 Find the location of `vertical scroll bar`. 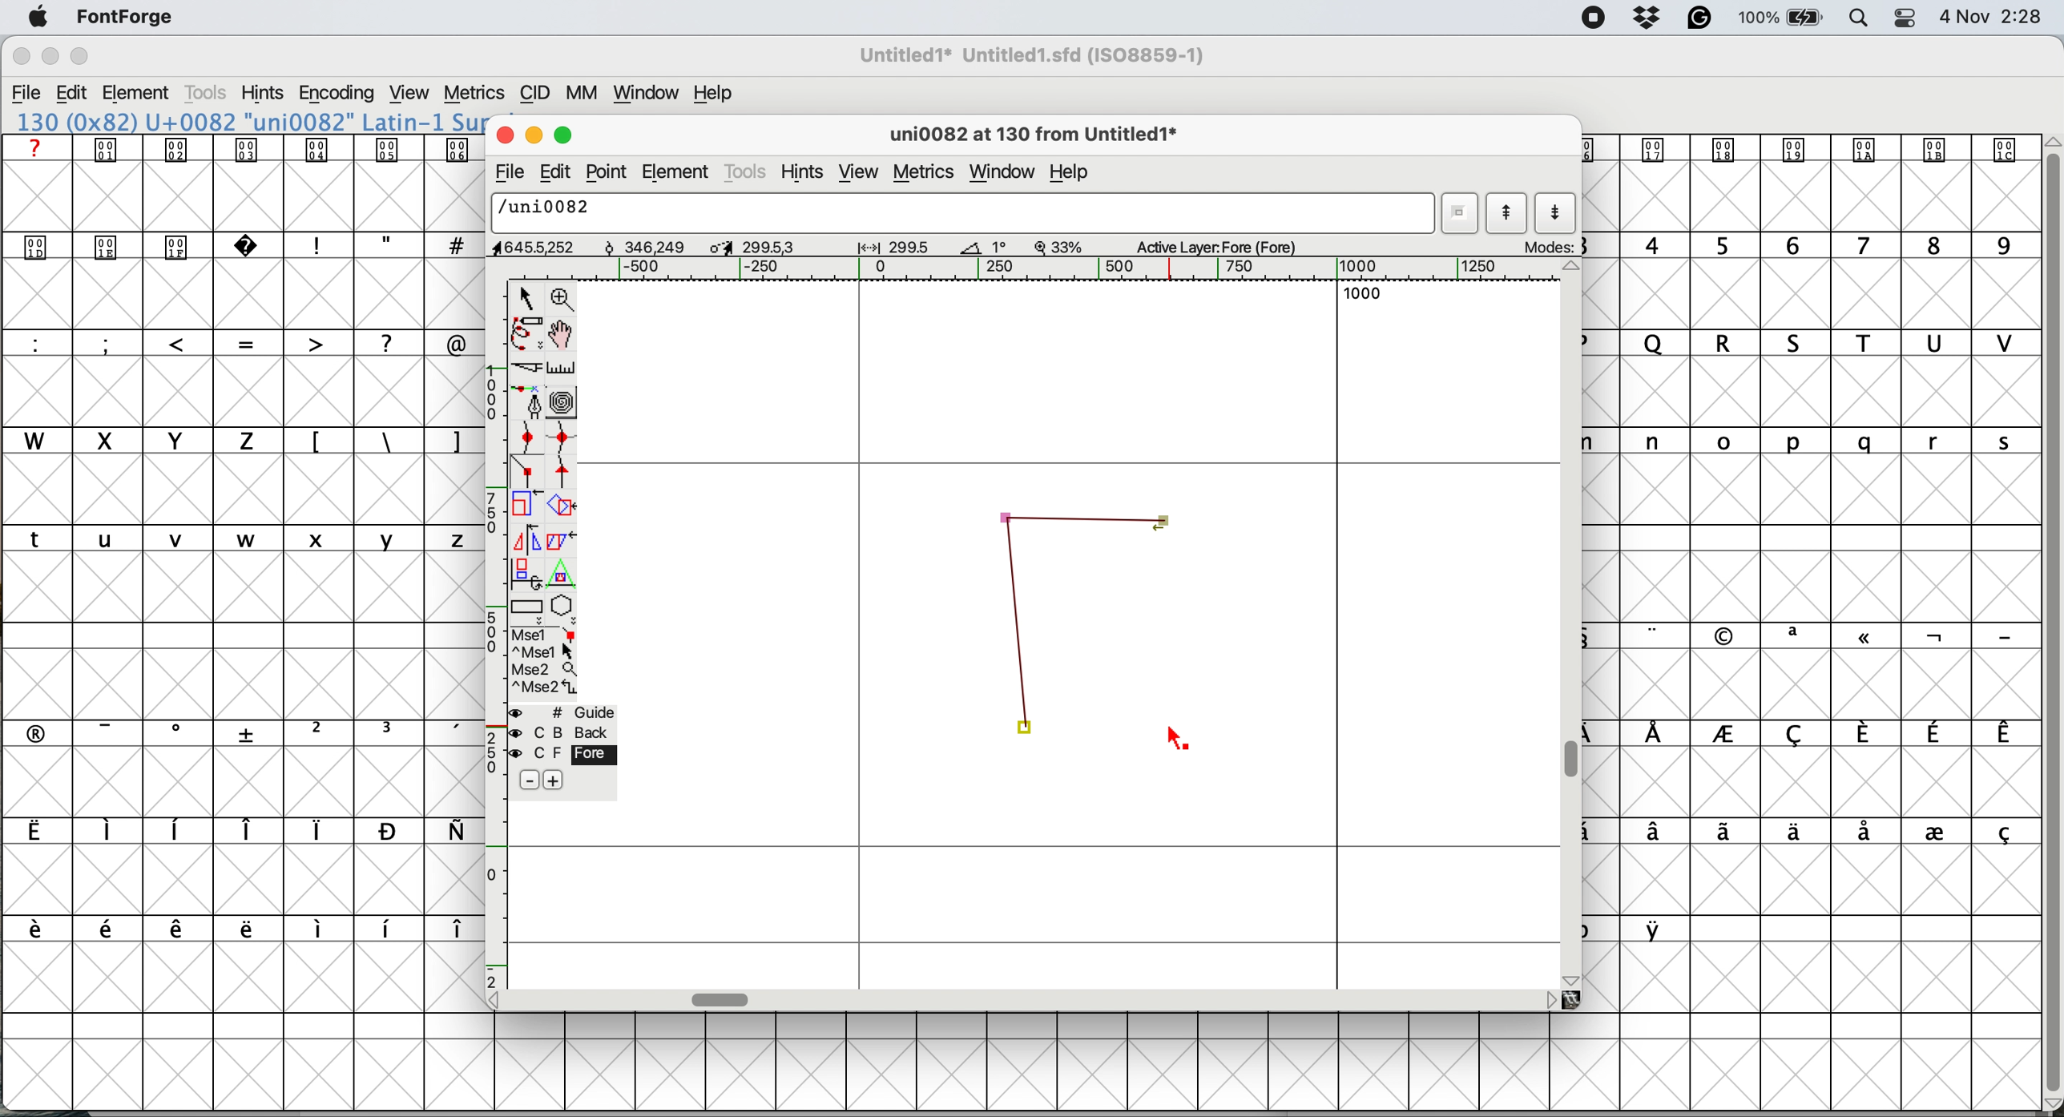

vertical scroll bar is located at coordinates (2050, 616).